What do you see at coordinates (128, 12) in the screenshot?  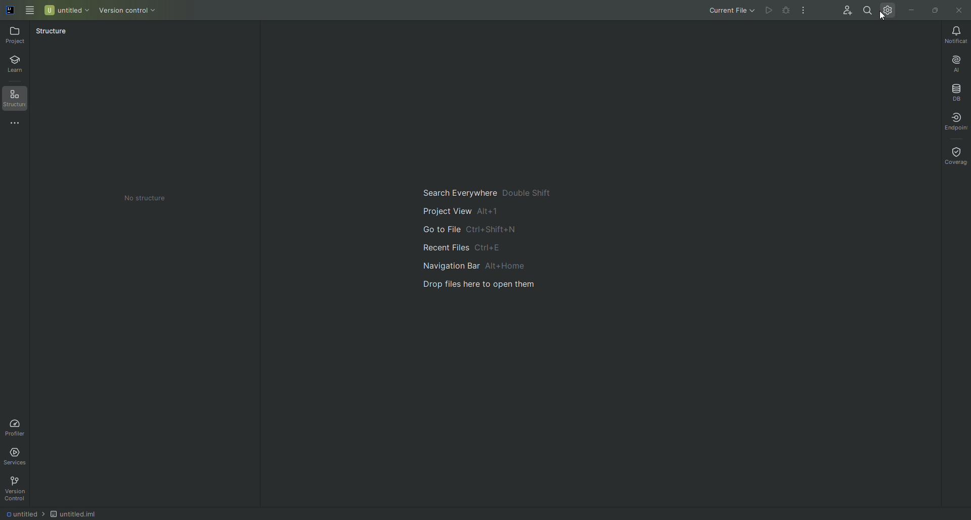 I see `Version control` at bounding box center [128, 12].